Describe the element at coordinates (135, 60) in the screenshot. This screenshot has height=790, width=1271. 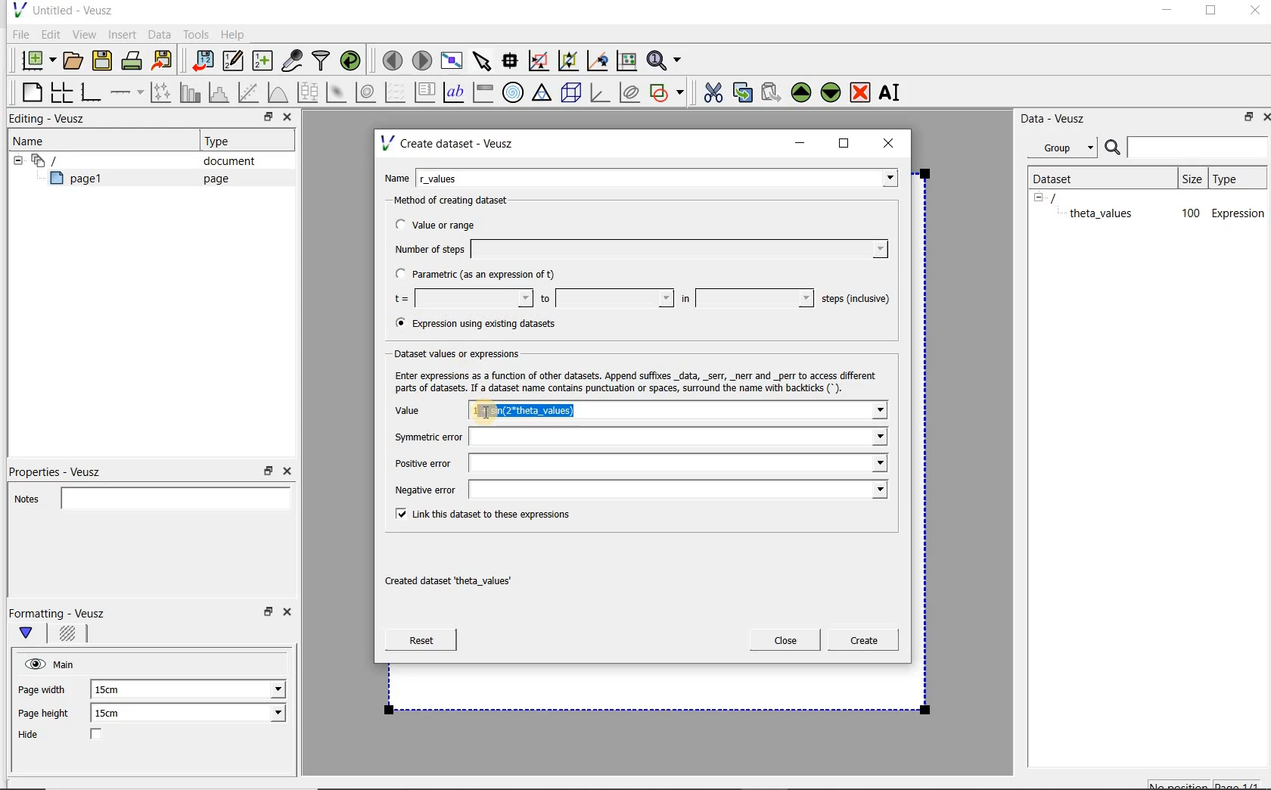
I see `print the document` at that location.